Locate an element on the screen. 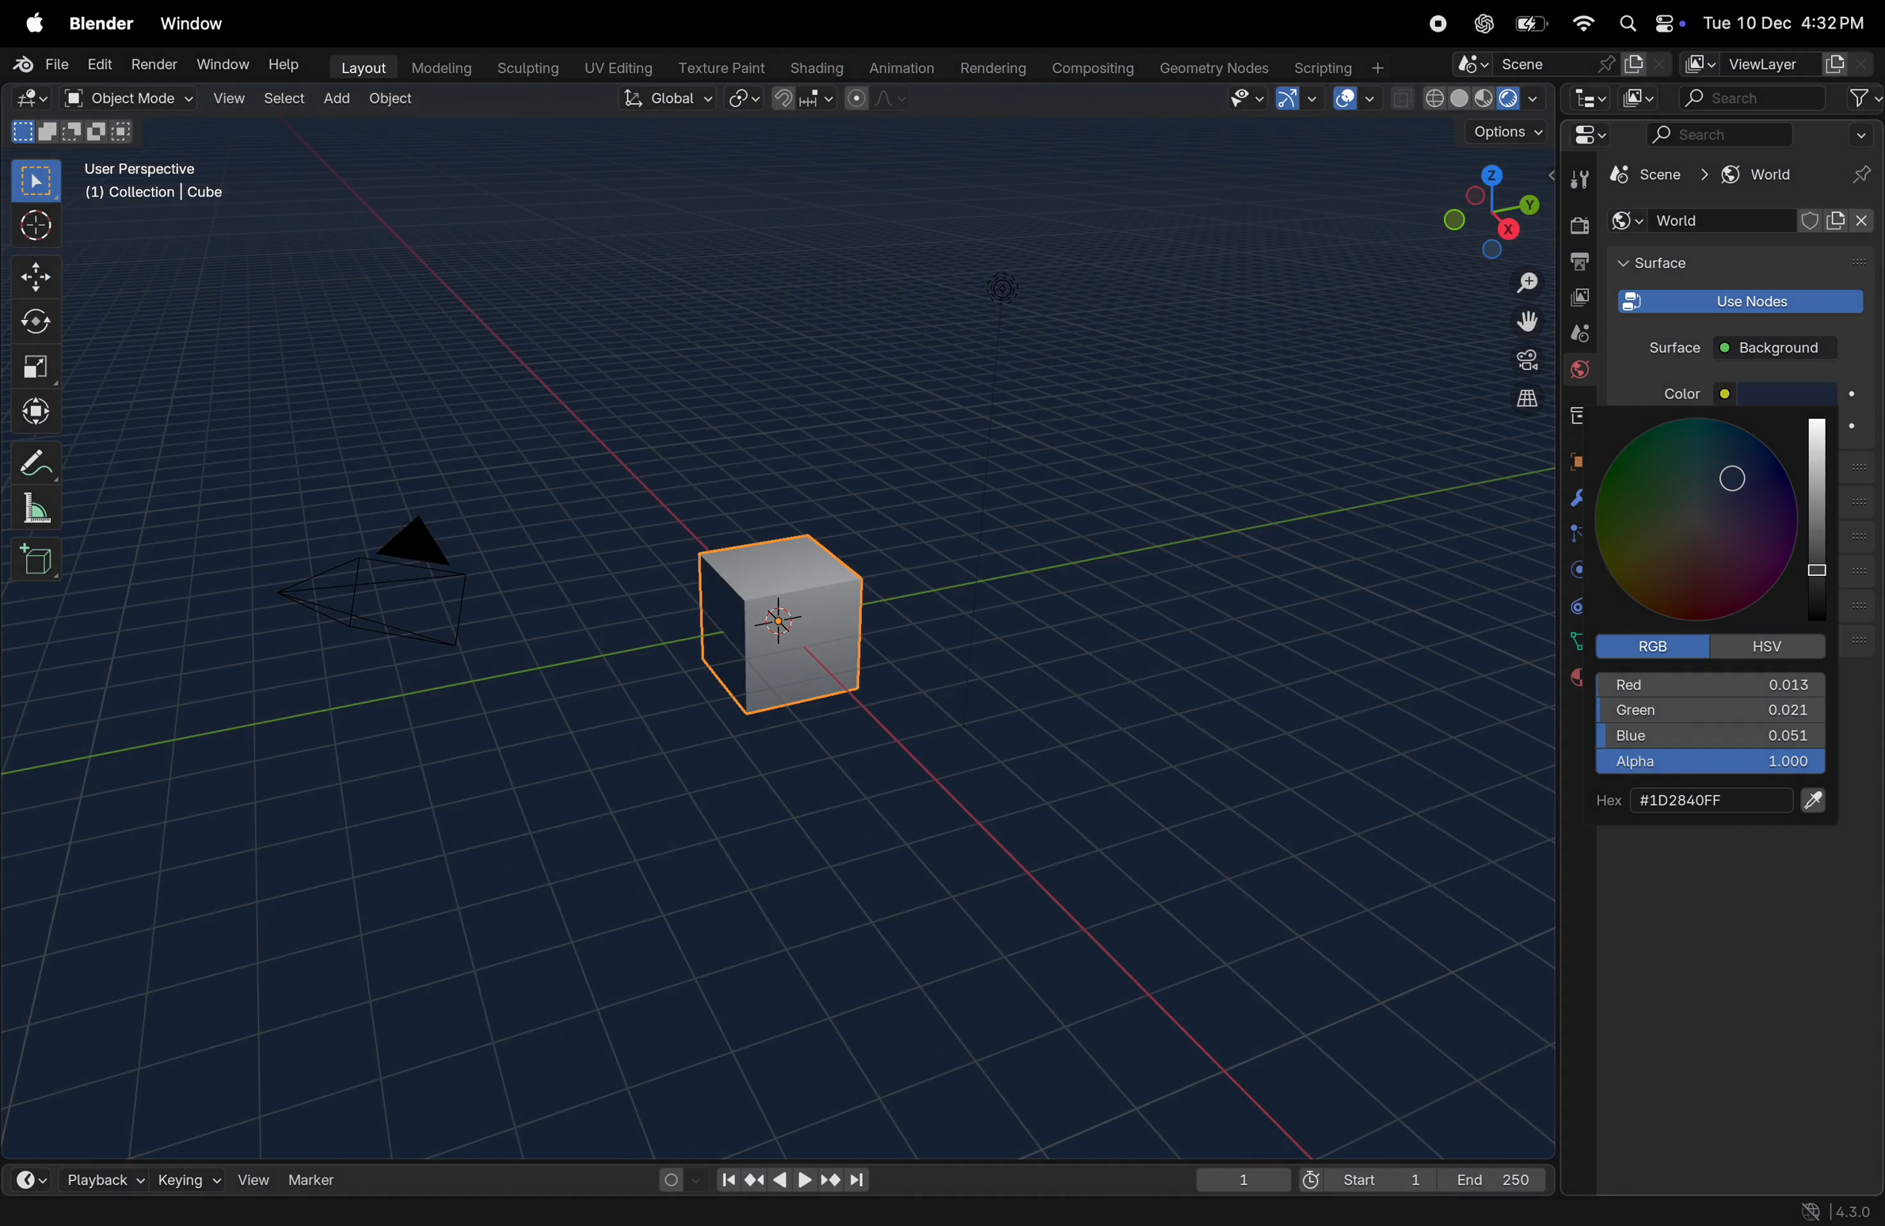 The width and height of the screenshot is (1885, 1226). Particles is located at coordinates (1579, 536).